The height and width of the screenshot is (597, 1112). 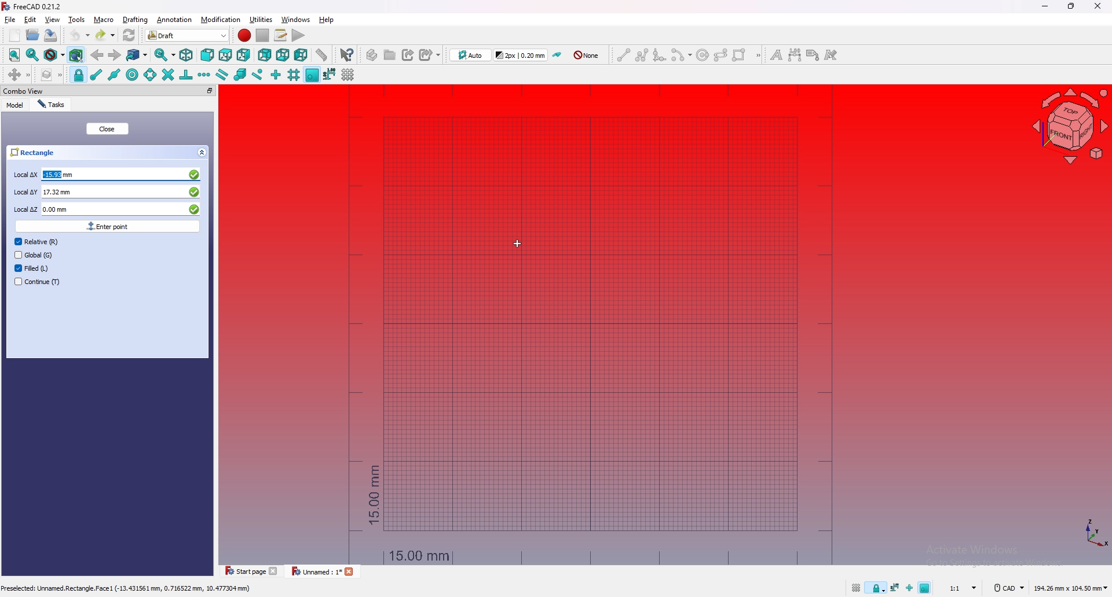 I want to click on undo, so click(x=78, y=35).